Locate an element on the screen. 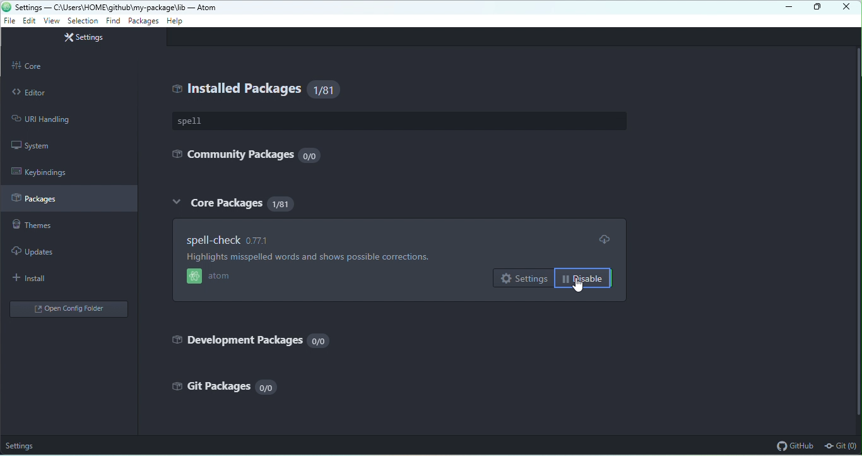 The image size is (862, 456). disable is located at coordinates (584, 277).